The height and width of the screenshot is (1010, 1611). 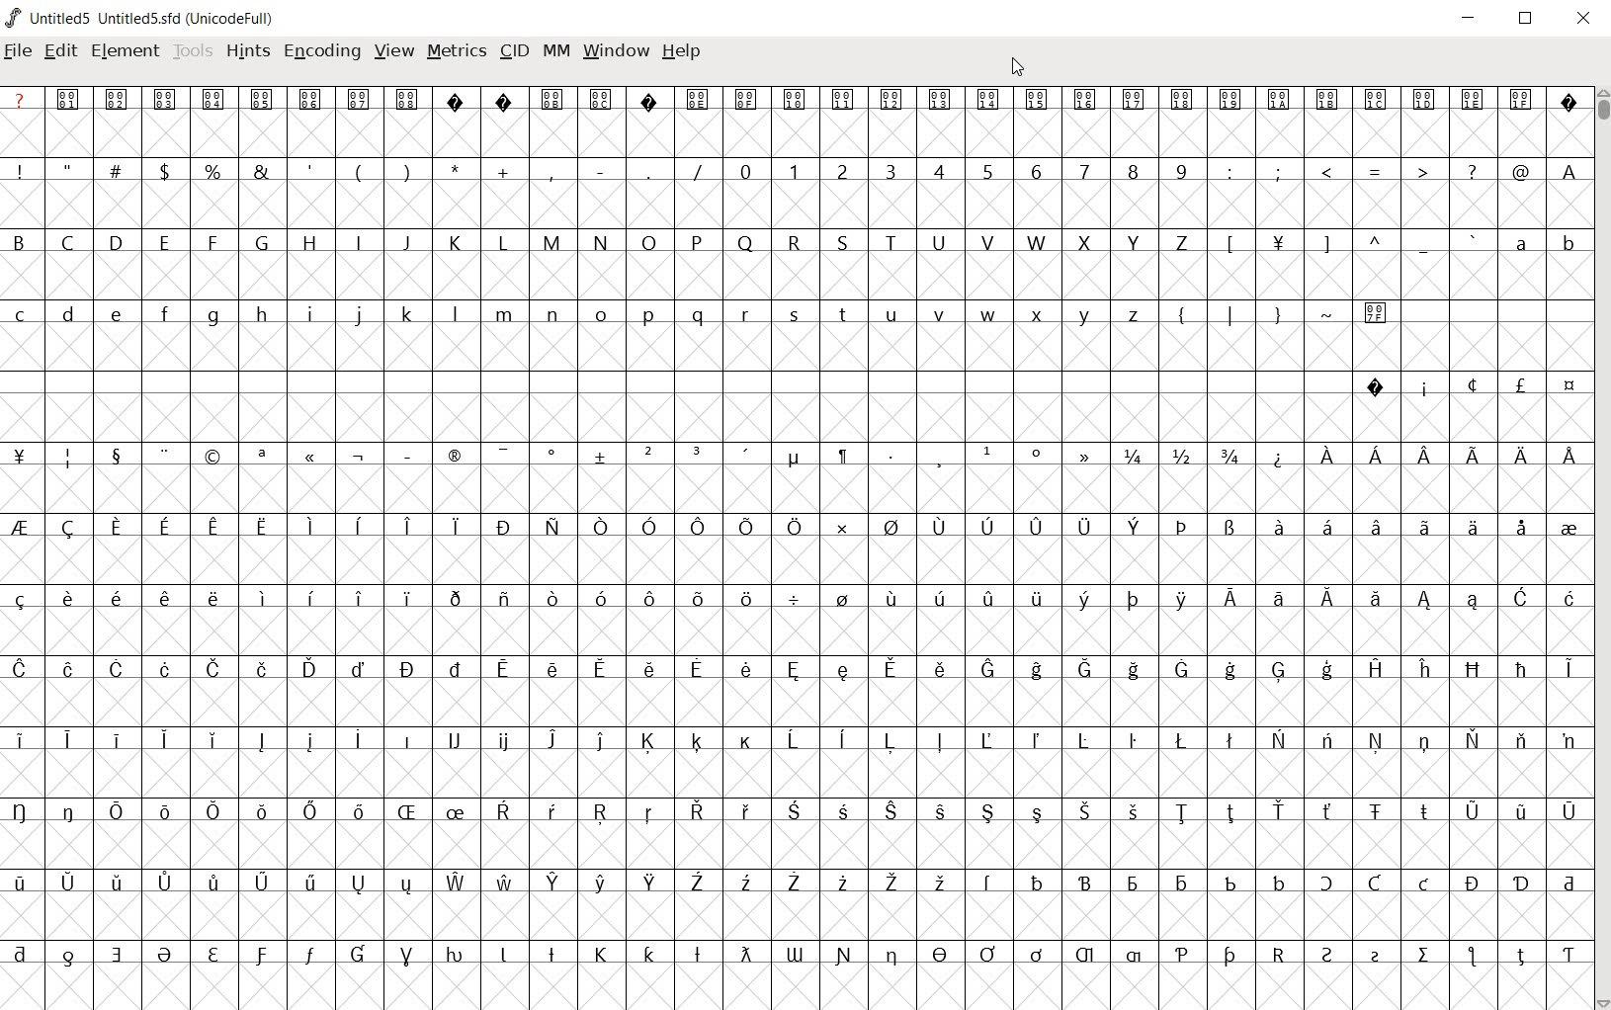 What do you see at coordinates (1567, 242) in the screenshot?
I see `b` at bounding box center [1567, 242].